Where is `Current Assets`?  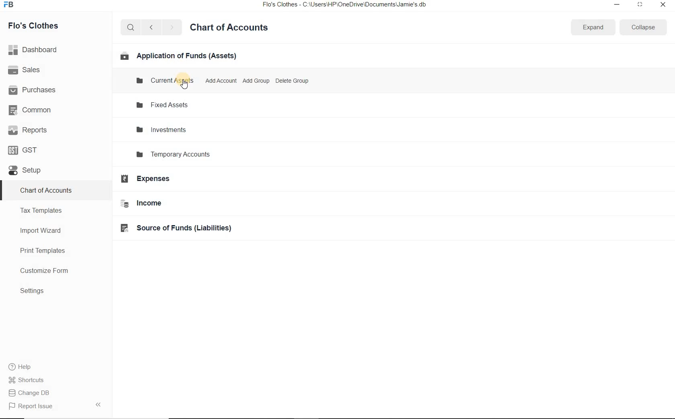 Current Assets is located at coordinates (165, 79).